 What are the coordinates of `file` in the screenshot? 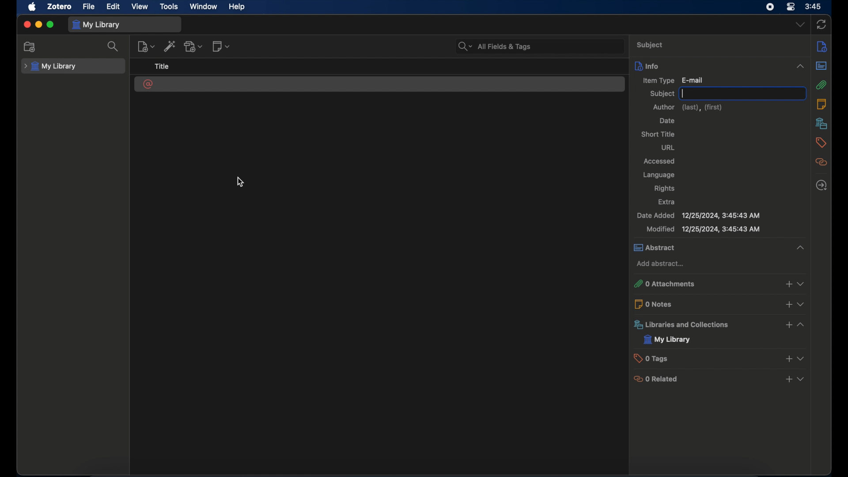 It's located at (89, 7).